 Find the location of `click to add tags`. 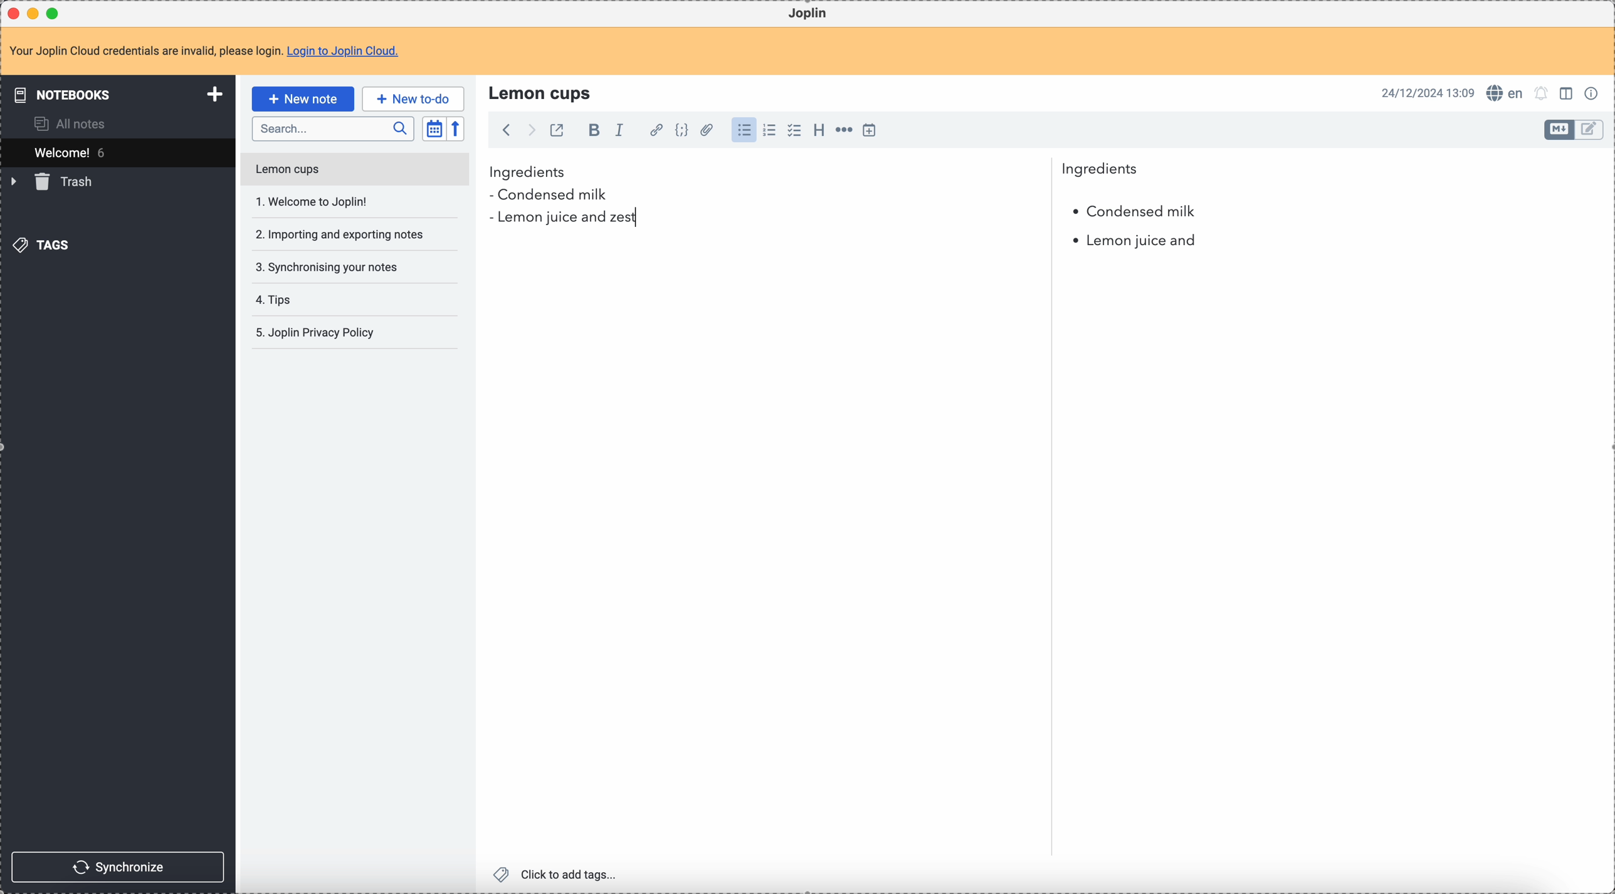

click to add tags is located at coordinates (559, 873).